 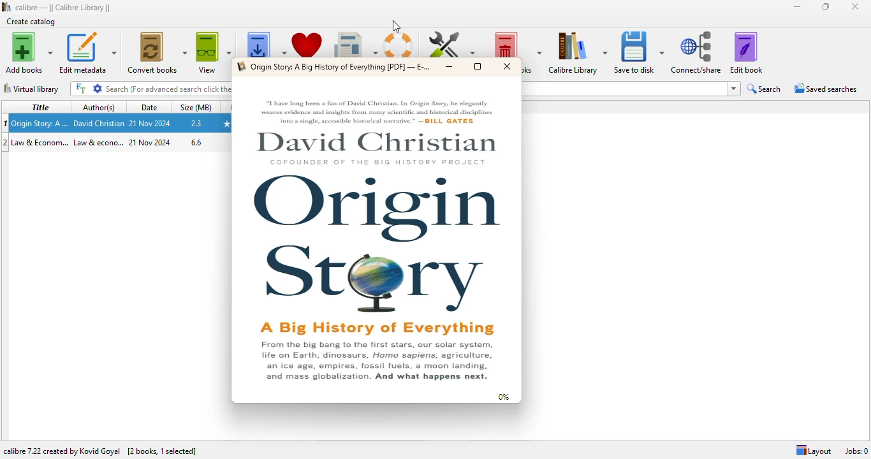 What do you see at coordinates (377, 327) in the screenshot?
I see `A big history of everything` at bounding box center [377, 327].